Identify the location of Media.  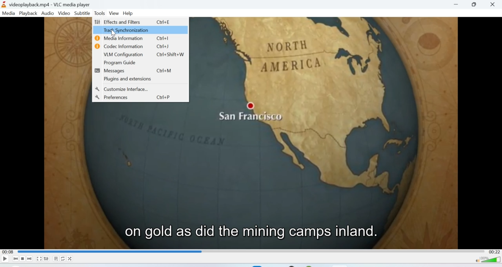
(9, 13).